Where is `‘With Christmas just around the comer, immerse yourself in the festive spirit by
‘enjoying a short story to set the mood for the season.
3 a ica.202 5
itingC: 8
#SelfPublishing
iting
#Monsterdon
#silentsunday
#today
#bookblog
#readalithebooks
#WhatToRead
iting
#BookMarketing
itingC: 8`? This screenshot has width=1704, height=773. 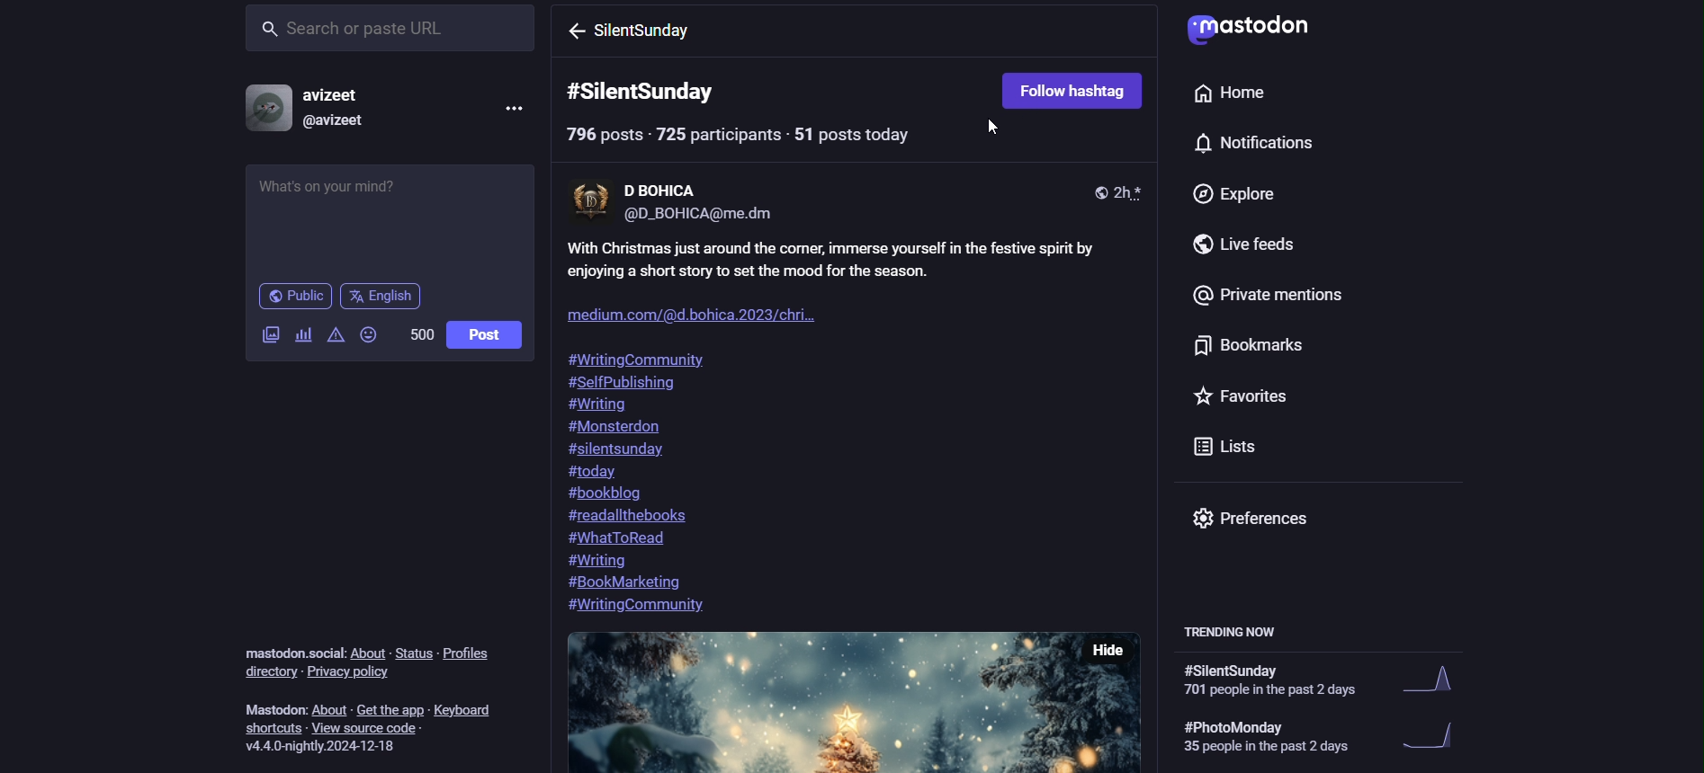 ‘With Christmas just around the comer, immerse yourself in the festive spirit by
‘enjoying a short story to set the mood for the season.
3 a ica.202 5
itingC: 8
#SelfPublishing
iting
#Monsterdon
#silentsunday
#today
#bookblog
#readalithebooks
#WhatToRead
iting
#BookMarketing
itingC: 8 is located at coordinates (859, 431).